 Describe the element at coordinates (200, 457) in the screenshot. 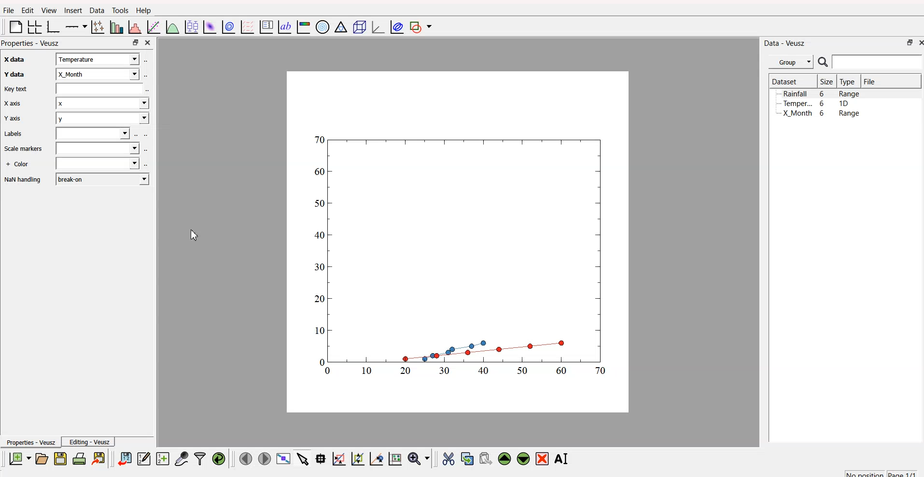

I see `filter data` at that location.